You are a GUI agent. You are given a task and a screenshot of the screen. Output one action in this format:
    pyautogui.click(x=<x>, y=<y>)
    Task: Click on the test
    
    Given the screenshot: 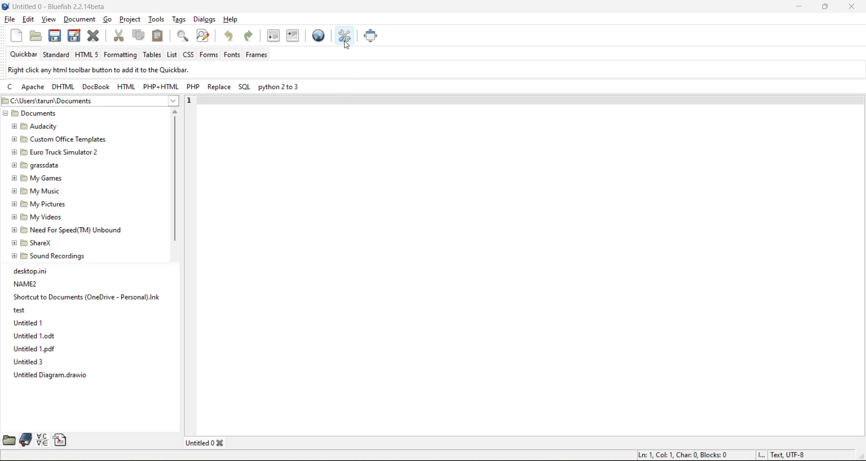 What is the action you would take?
    pyautogui.click(x=20, y=309)
    